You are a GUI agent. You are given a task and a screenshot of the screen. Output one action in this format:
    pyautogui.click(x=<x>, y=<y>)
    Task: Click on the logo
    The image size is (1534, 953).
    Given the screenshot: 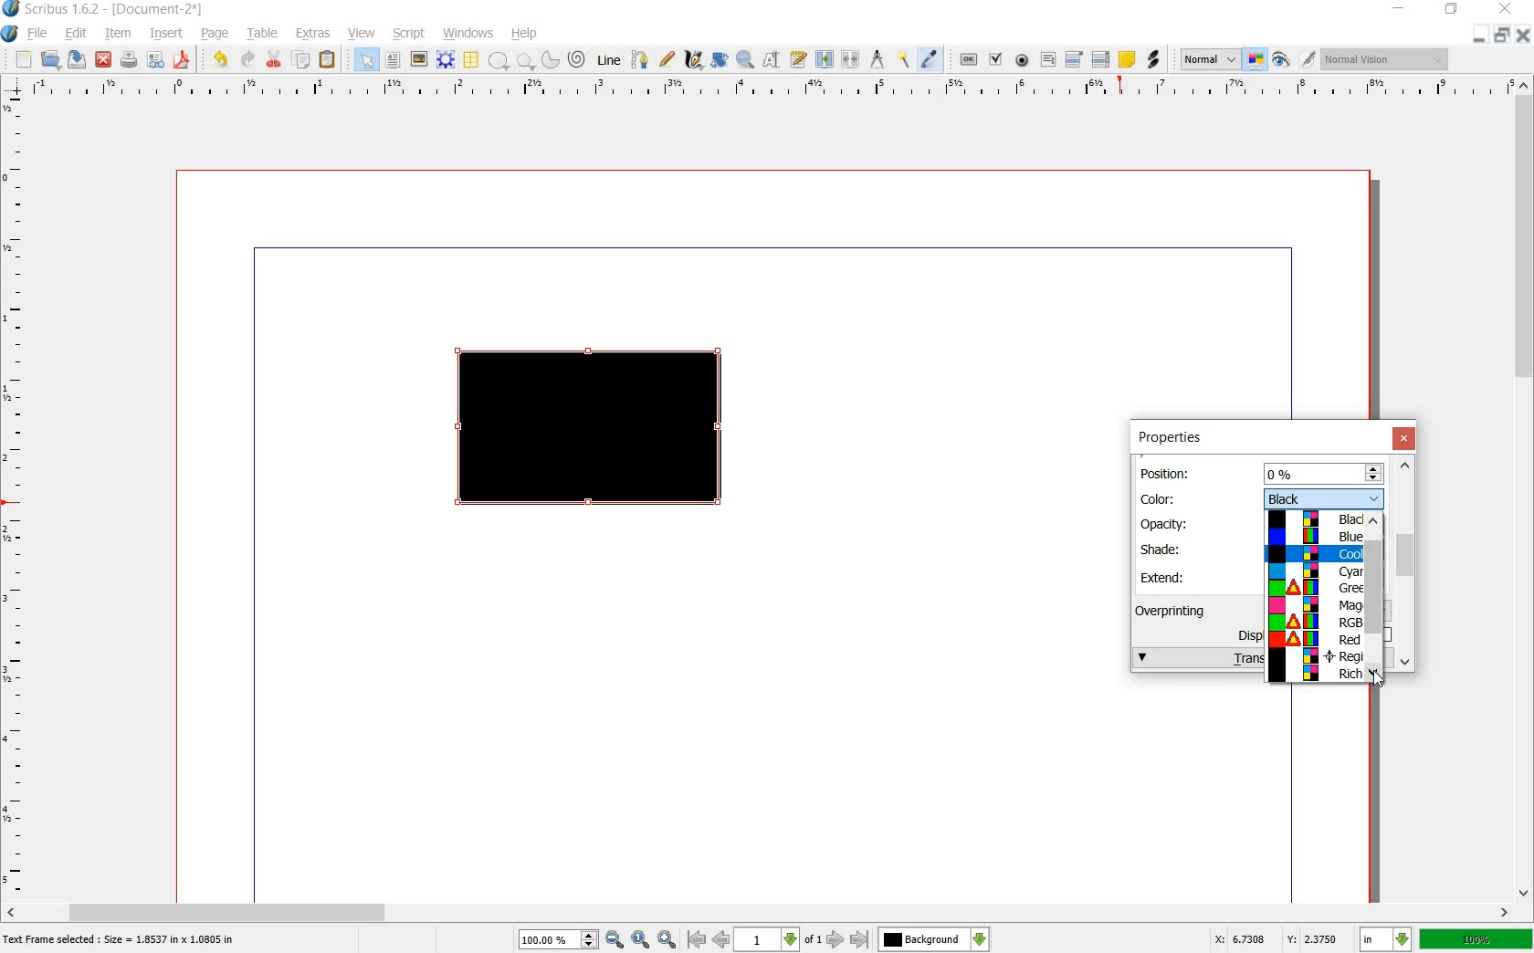 What is the action you would take?
    pyautogui.click(x=12, y=10)
    